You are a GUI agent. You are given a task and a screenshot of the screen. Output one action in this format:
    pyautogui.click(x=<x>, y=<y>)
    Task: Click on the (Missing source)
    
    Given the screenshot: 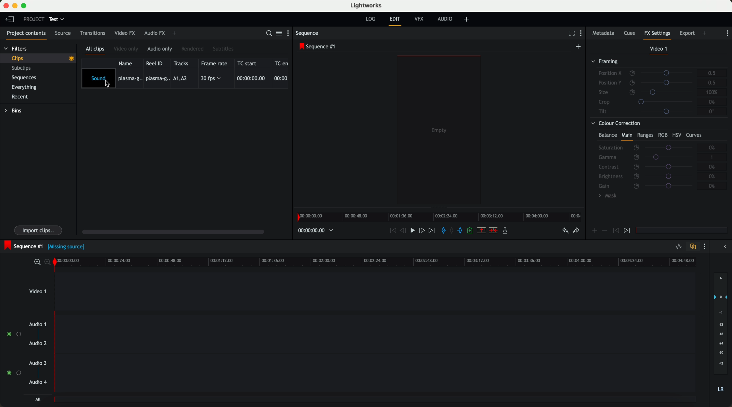 What is the action you would take?
    pyautogui.click(x=68, y=248)
    